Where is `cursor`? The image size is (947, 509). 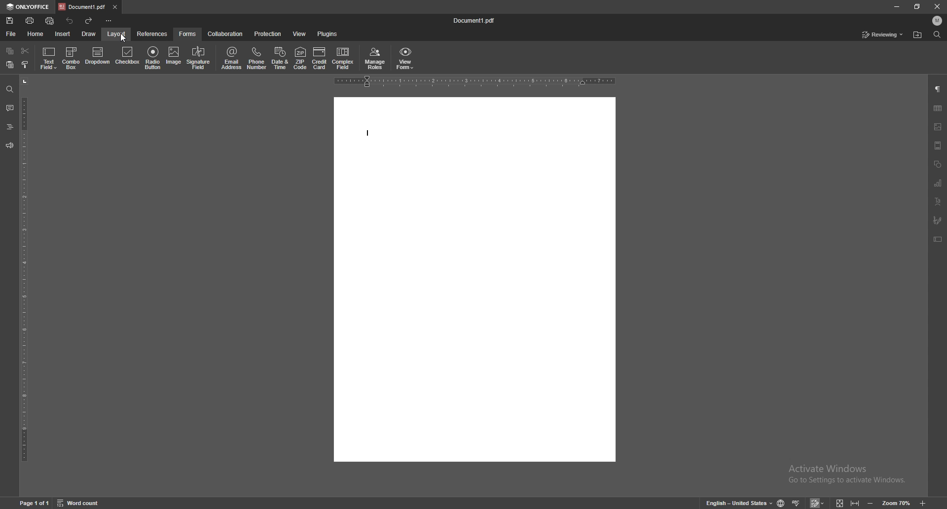
cursor is located at coordinates (126, 40).